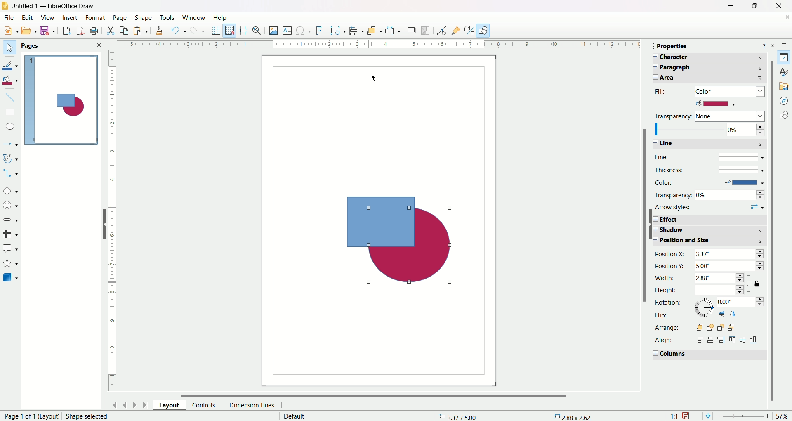  I want to click on to last page, so click(145, 406).